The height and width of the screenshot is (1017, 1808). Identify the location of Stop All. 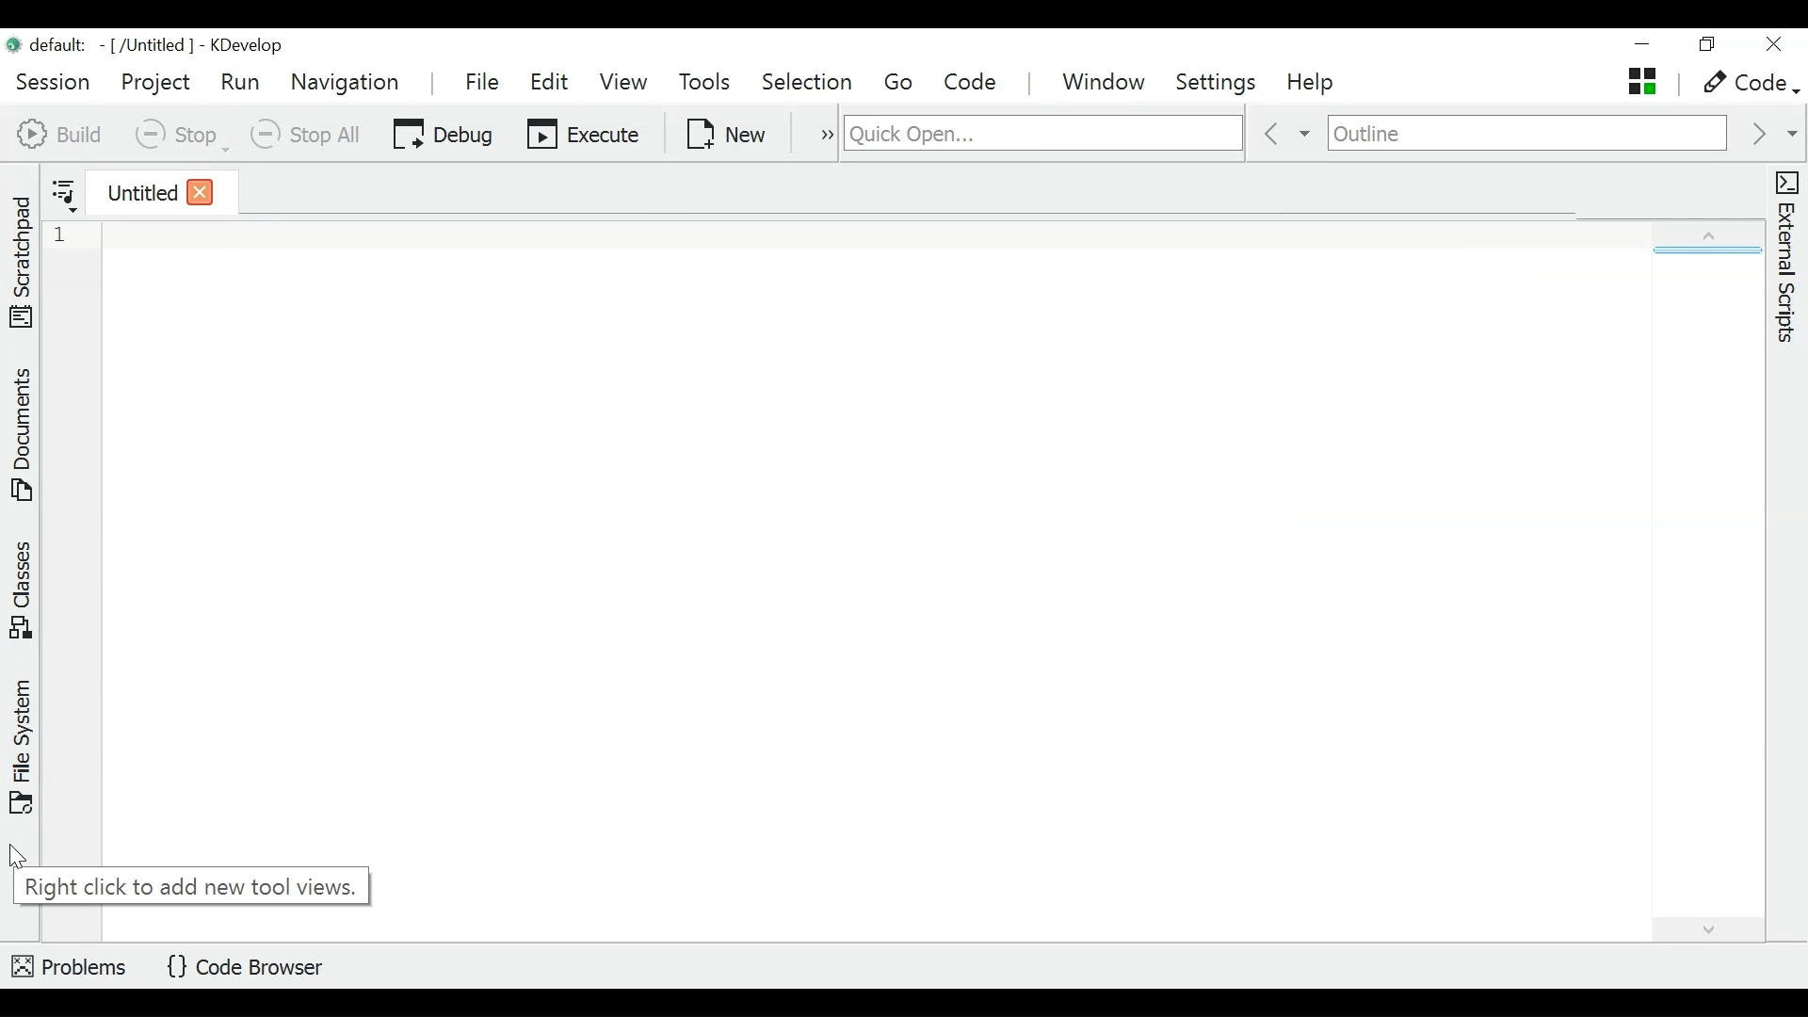
(313, 135).